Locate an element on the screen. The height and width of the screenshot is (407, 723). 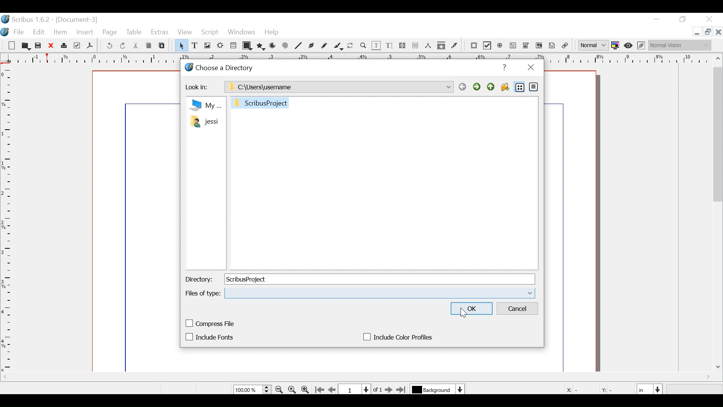
Close is located at coordinates (712, 19).